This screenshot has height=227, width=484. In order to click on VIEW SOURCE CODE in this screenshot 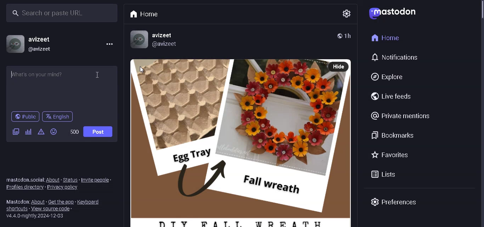, I will do `click(54, 210)`.